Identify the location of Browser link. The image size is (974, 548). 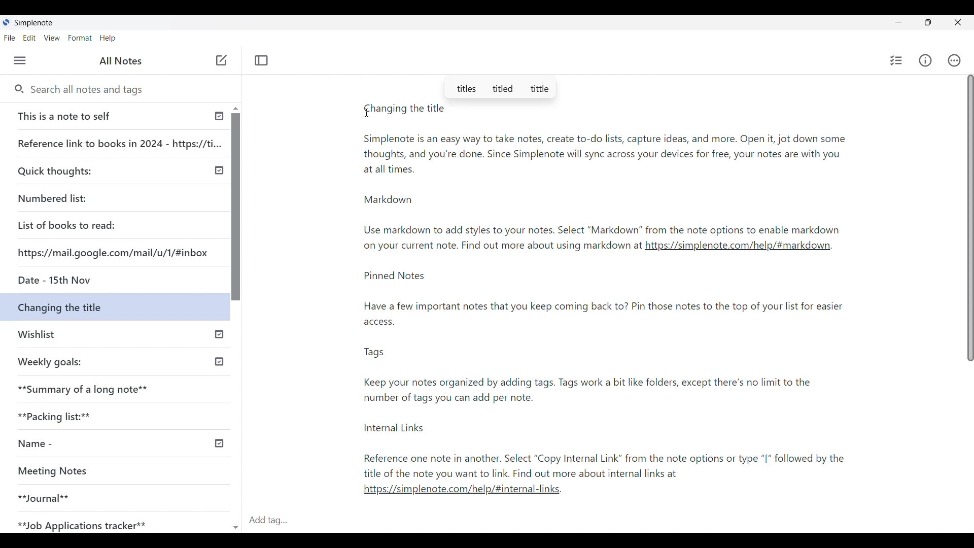
(112, 249).